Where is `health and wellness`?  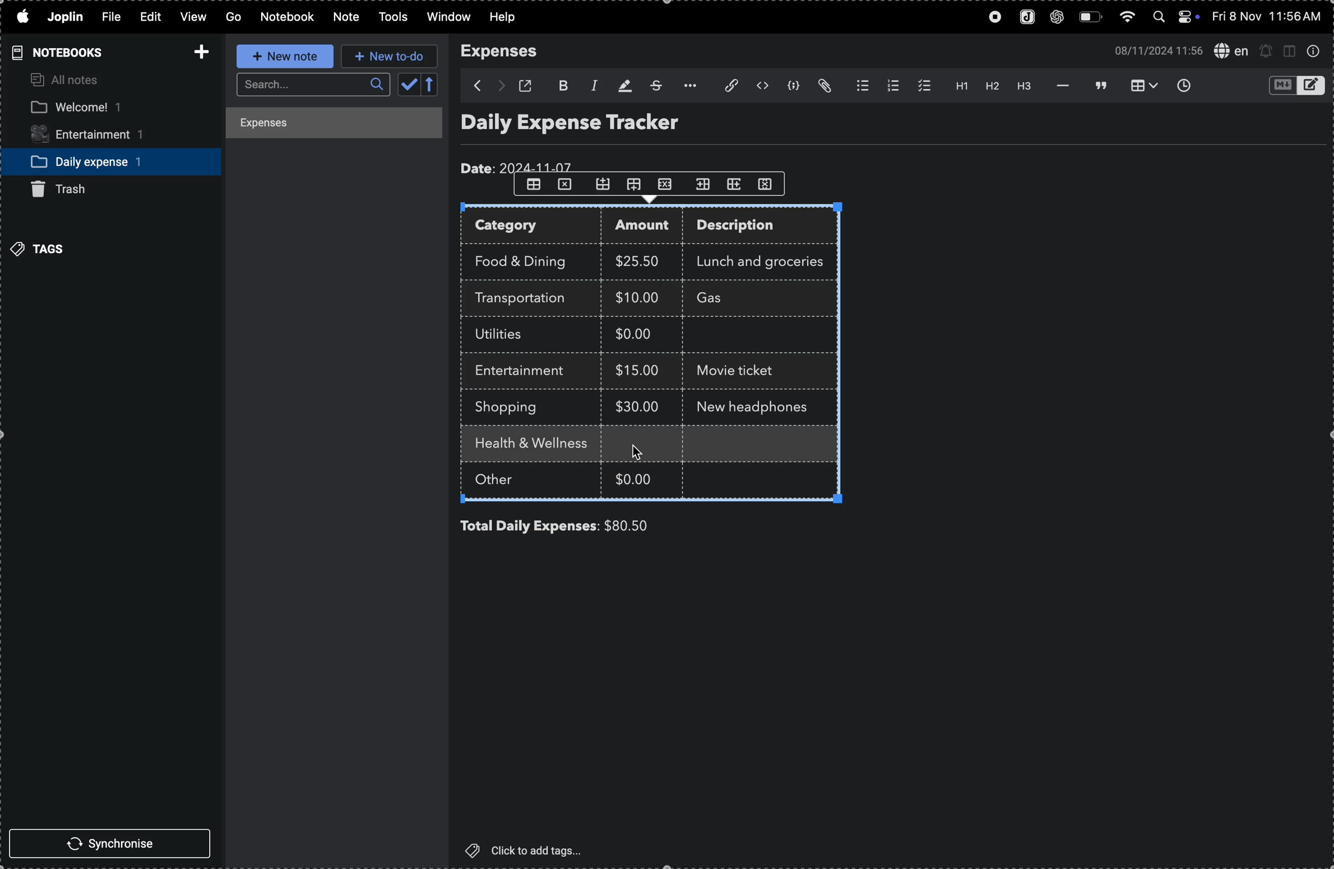 health and wellness is located at coordinates (536, 445).